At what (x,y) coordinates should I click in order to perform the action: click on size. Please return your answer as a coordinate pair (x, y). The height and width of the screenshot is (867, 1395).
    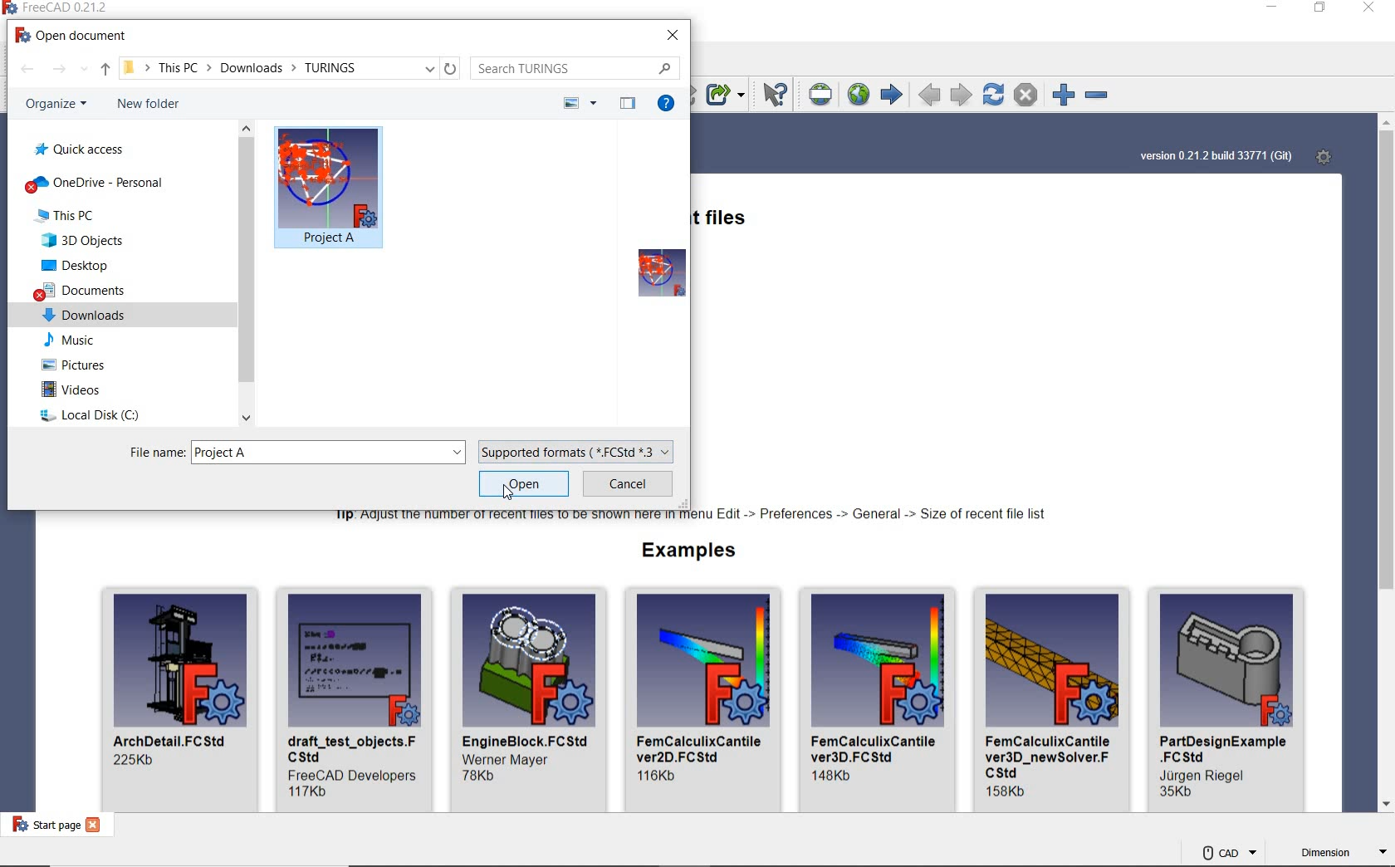
    Looking at the image, I should click on (1177, 794).